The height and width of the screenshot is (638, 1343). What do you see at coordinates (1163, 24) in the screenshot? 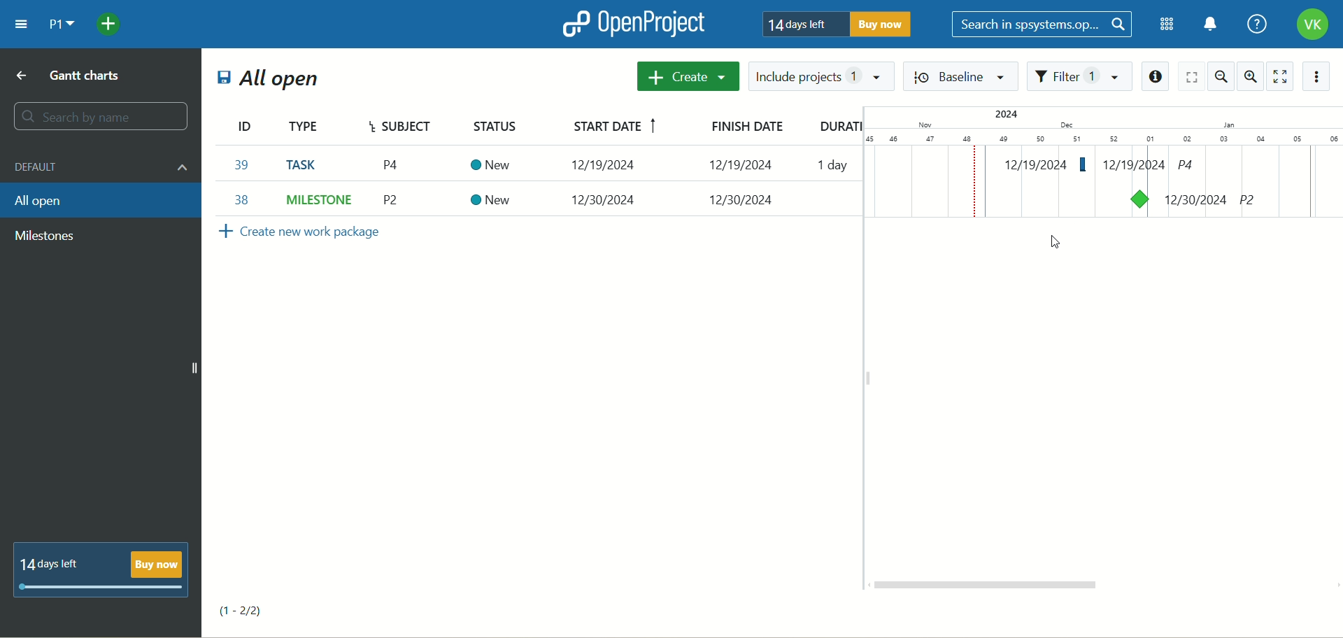
I see `modules` at bounding box center [1163, 24].